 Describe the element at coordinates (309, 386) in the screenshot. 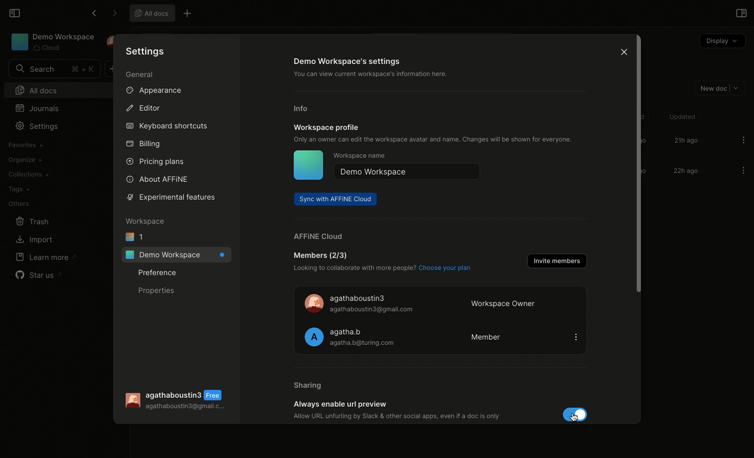

I see `Sharing` at that location.